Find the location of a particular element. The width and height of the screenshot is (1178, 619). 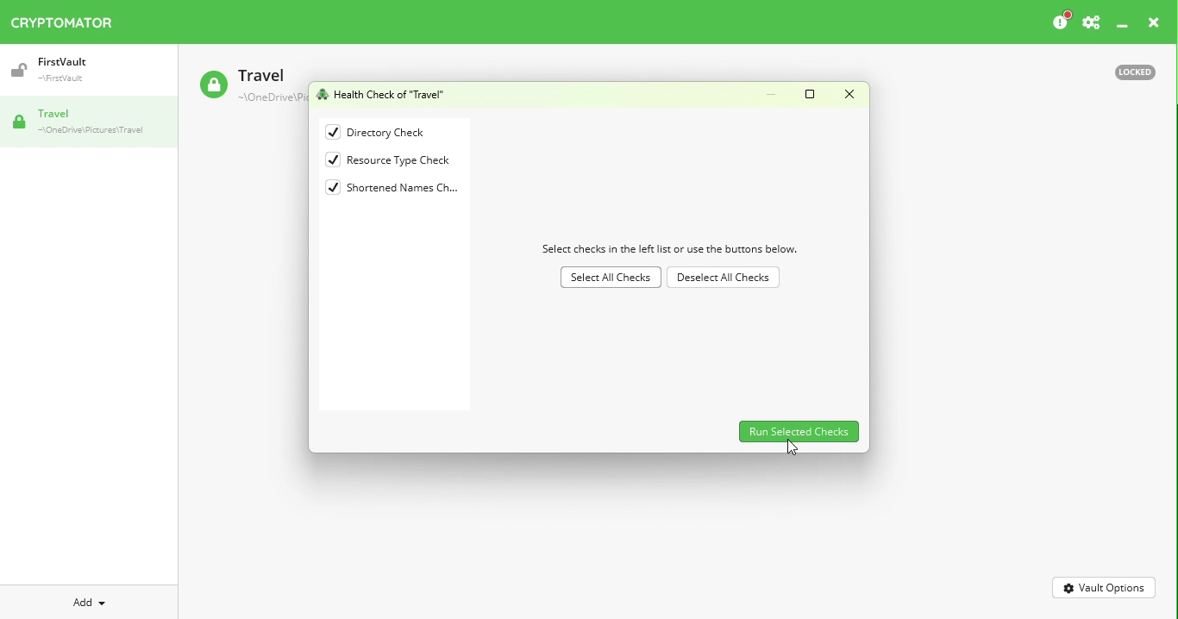

Resource type check is located at coordinates (407, 160).